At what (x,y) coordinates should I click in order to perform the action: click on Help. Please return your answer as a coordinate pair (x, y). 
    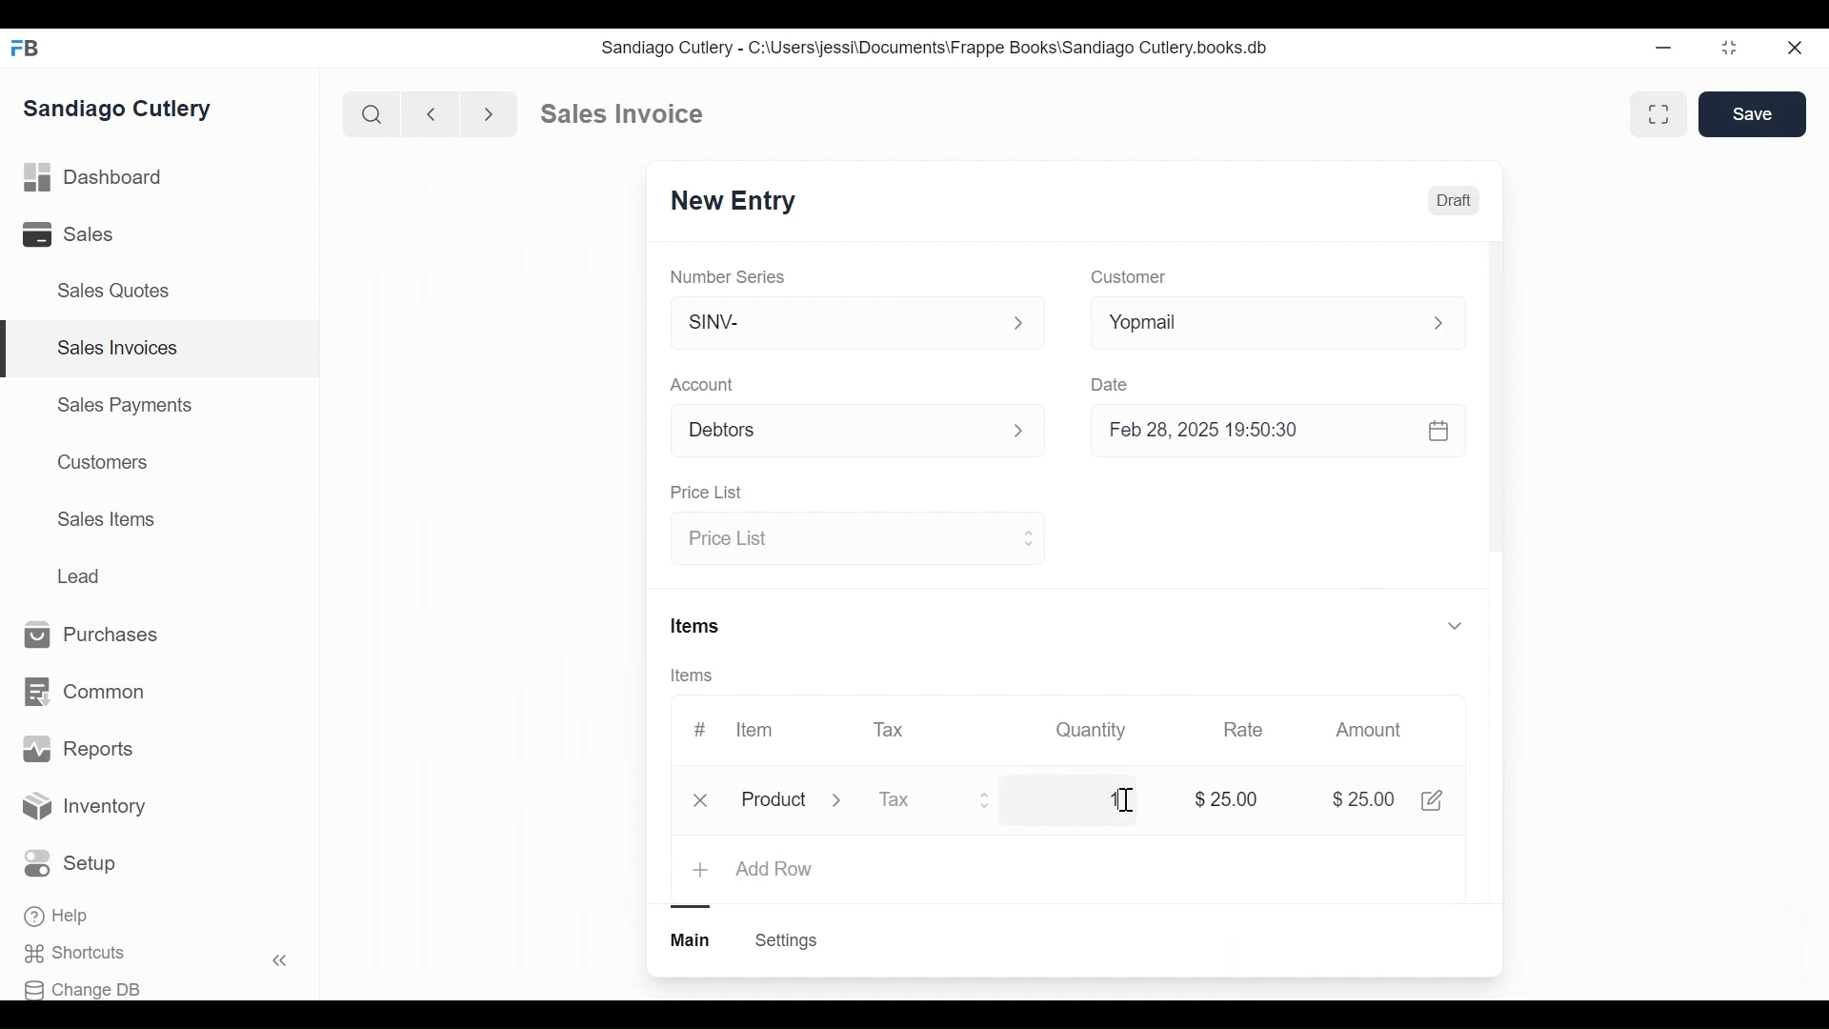
    Looking at the image, I should click on (58, 916).